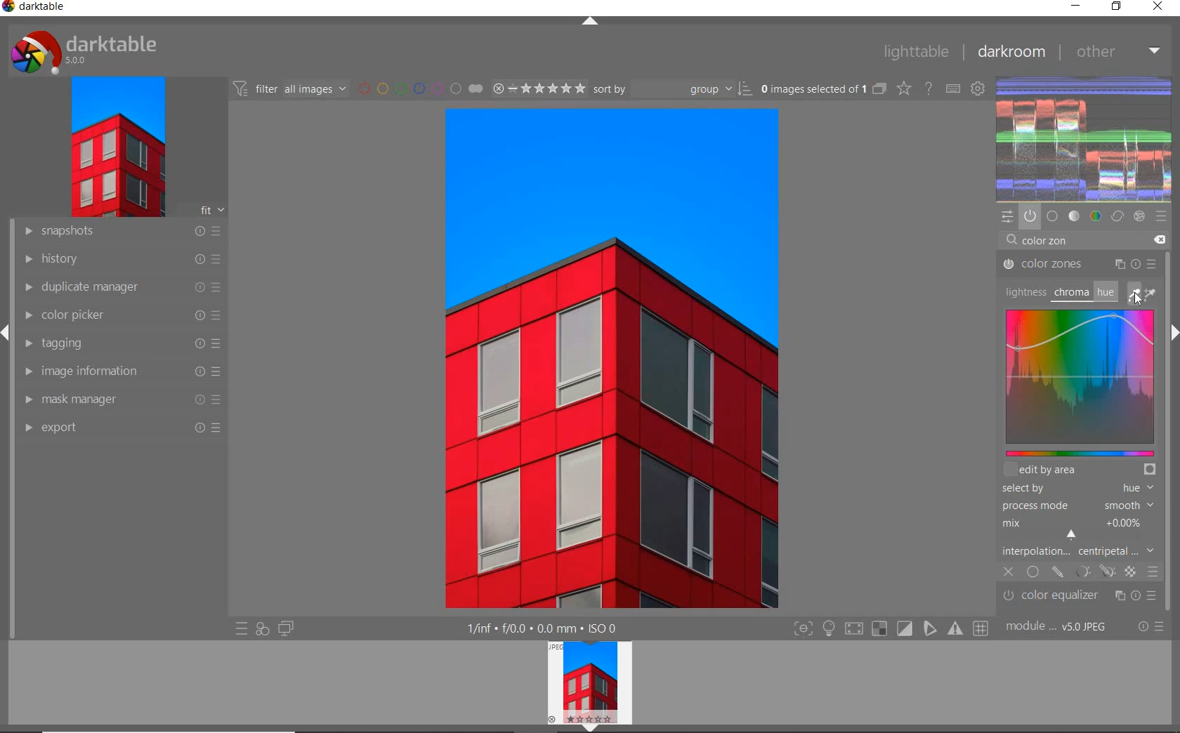  I want to click on base, so click(1052, 215).